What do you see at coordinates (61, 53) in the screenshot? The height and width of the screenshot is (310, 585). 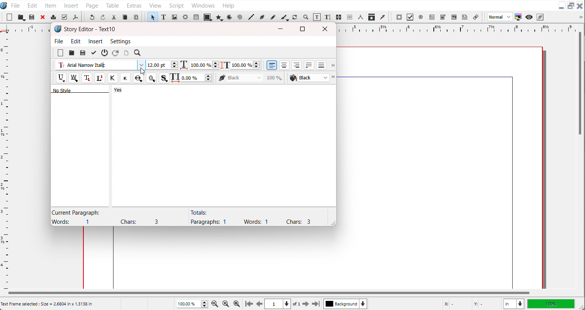 I see `New ` at bounding box center [61, 53].